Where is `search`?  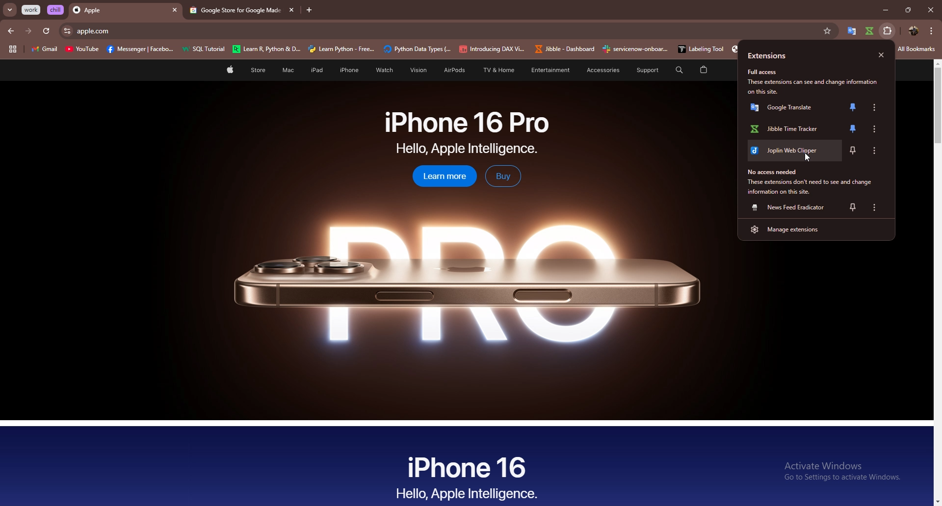
search is located at coordinates (678, 70).